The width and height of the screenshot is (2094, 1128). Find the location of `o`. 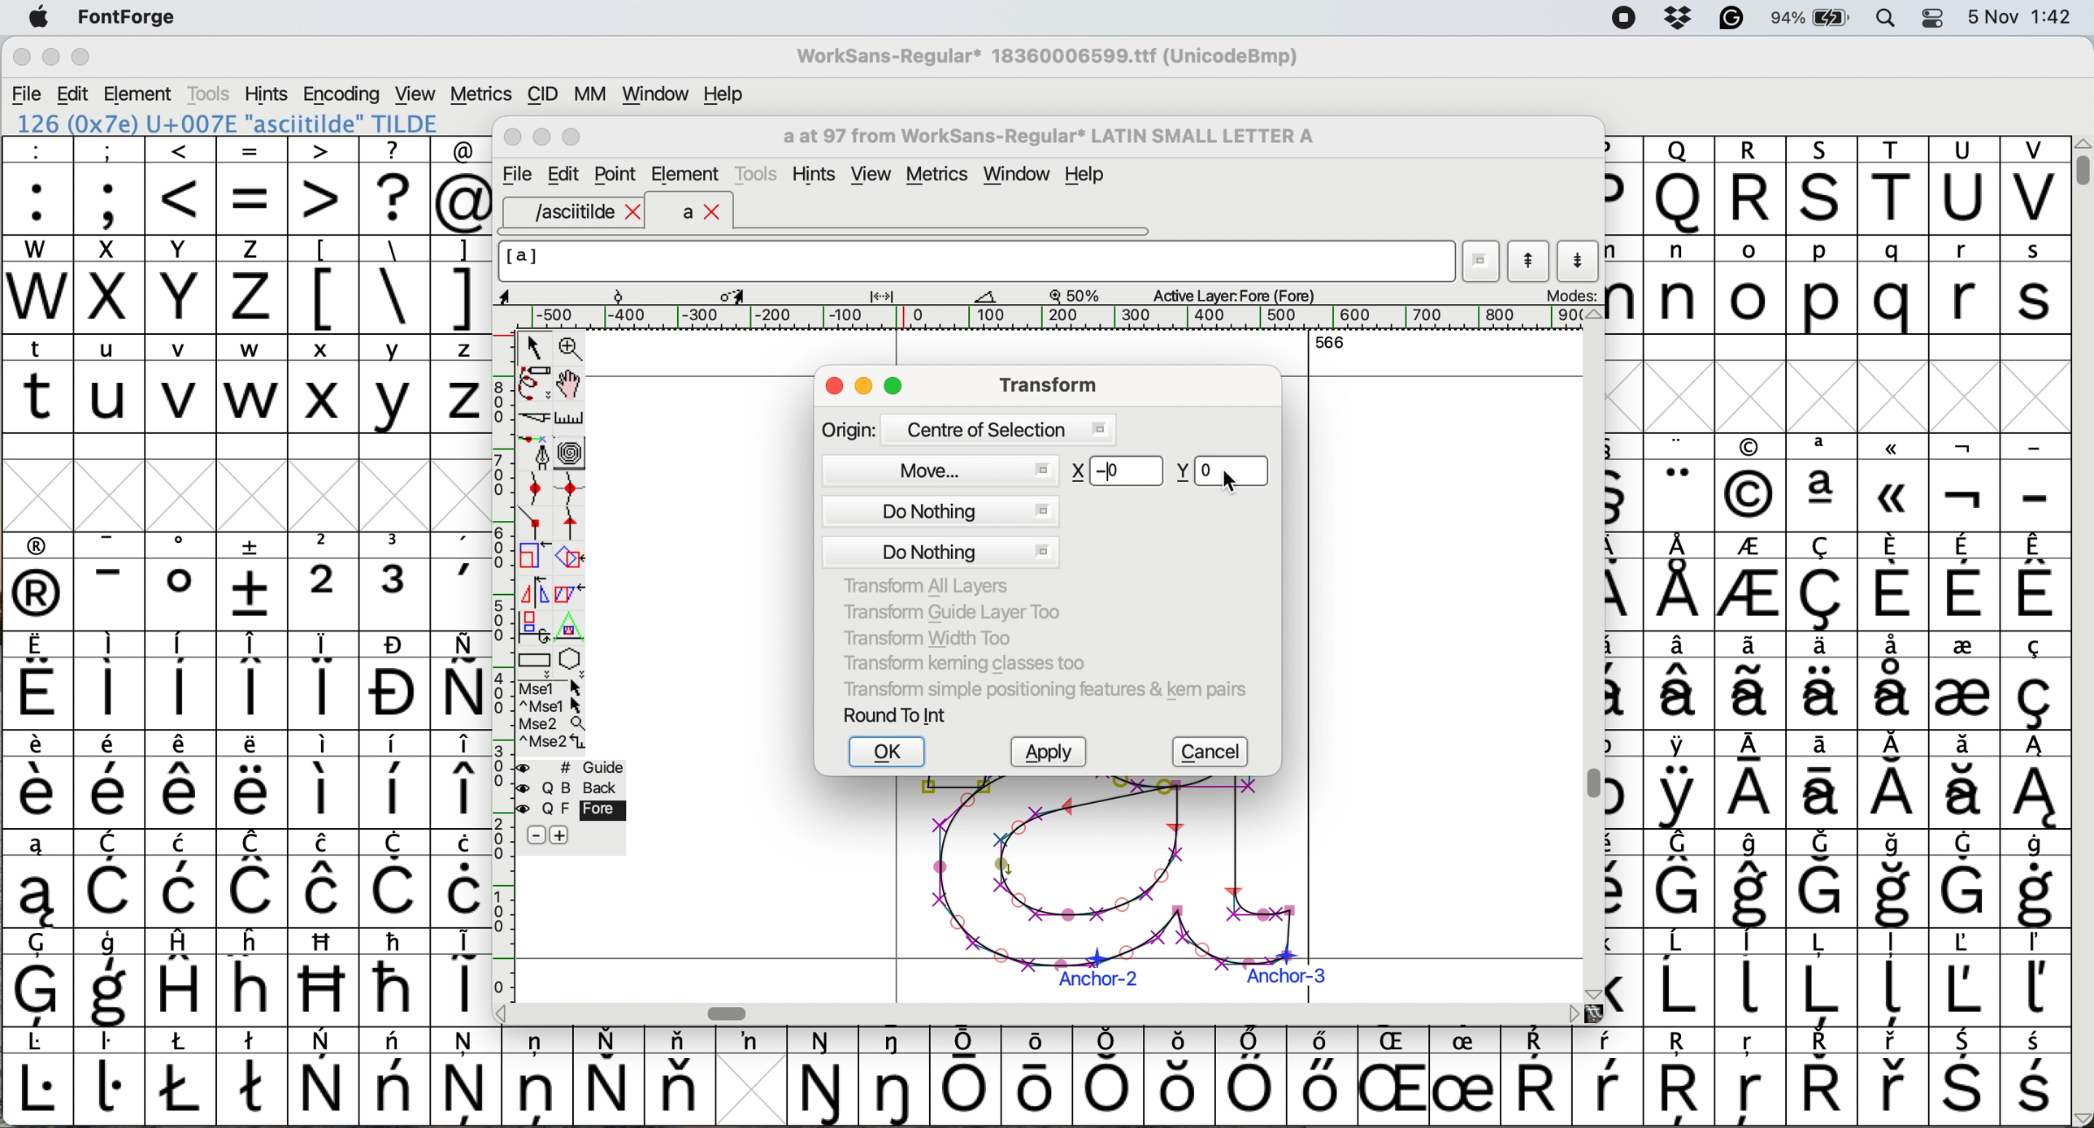

o is located at coordinates (1752, 288).